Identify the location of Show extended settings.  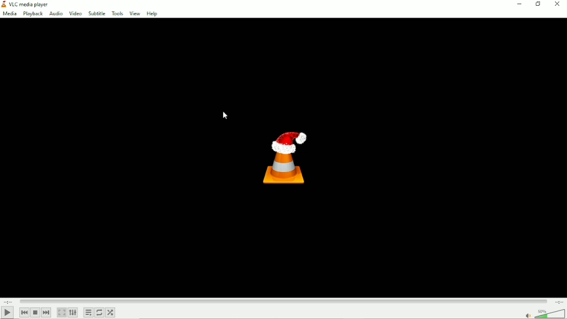
(73, 313).